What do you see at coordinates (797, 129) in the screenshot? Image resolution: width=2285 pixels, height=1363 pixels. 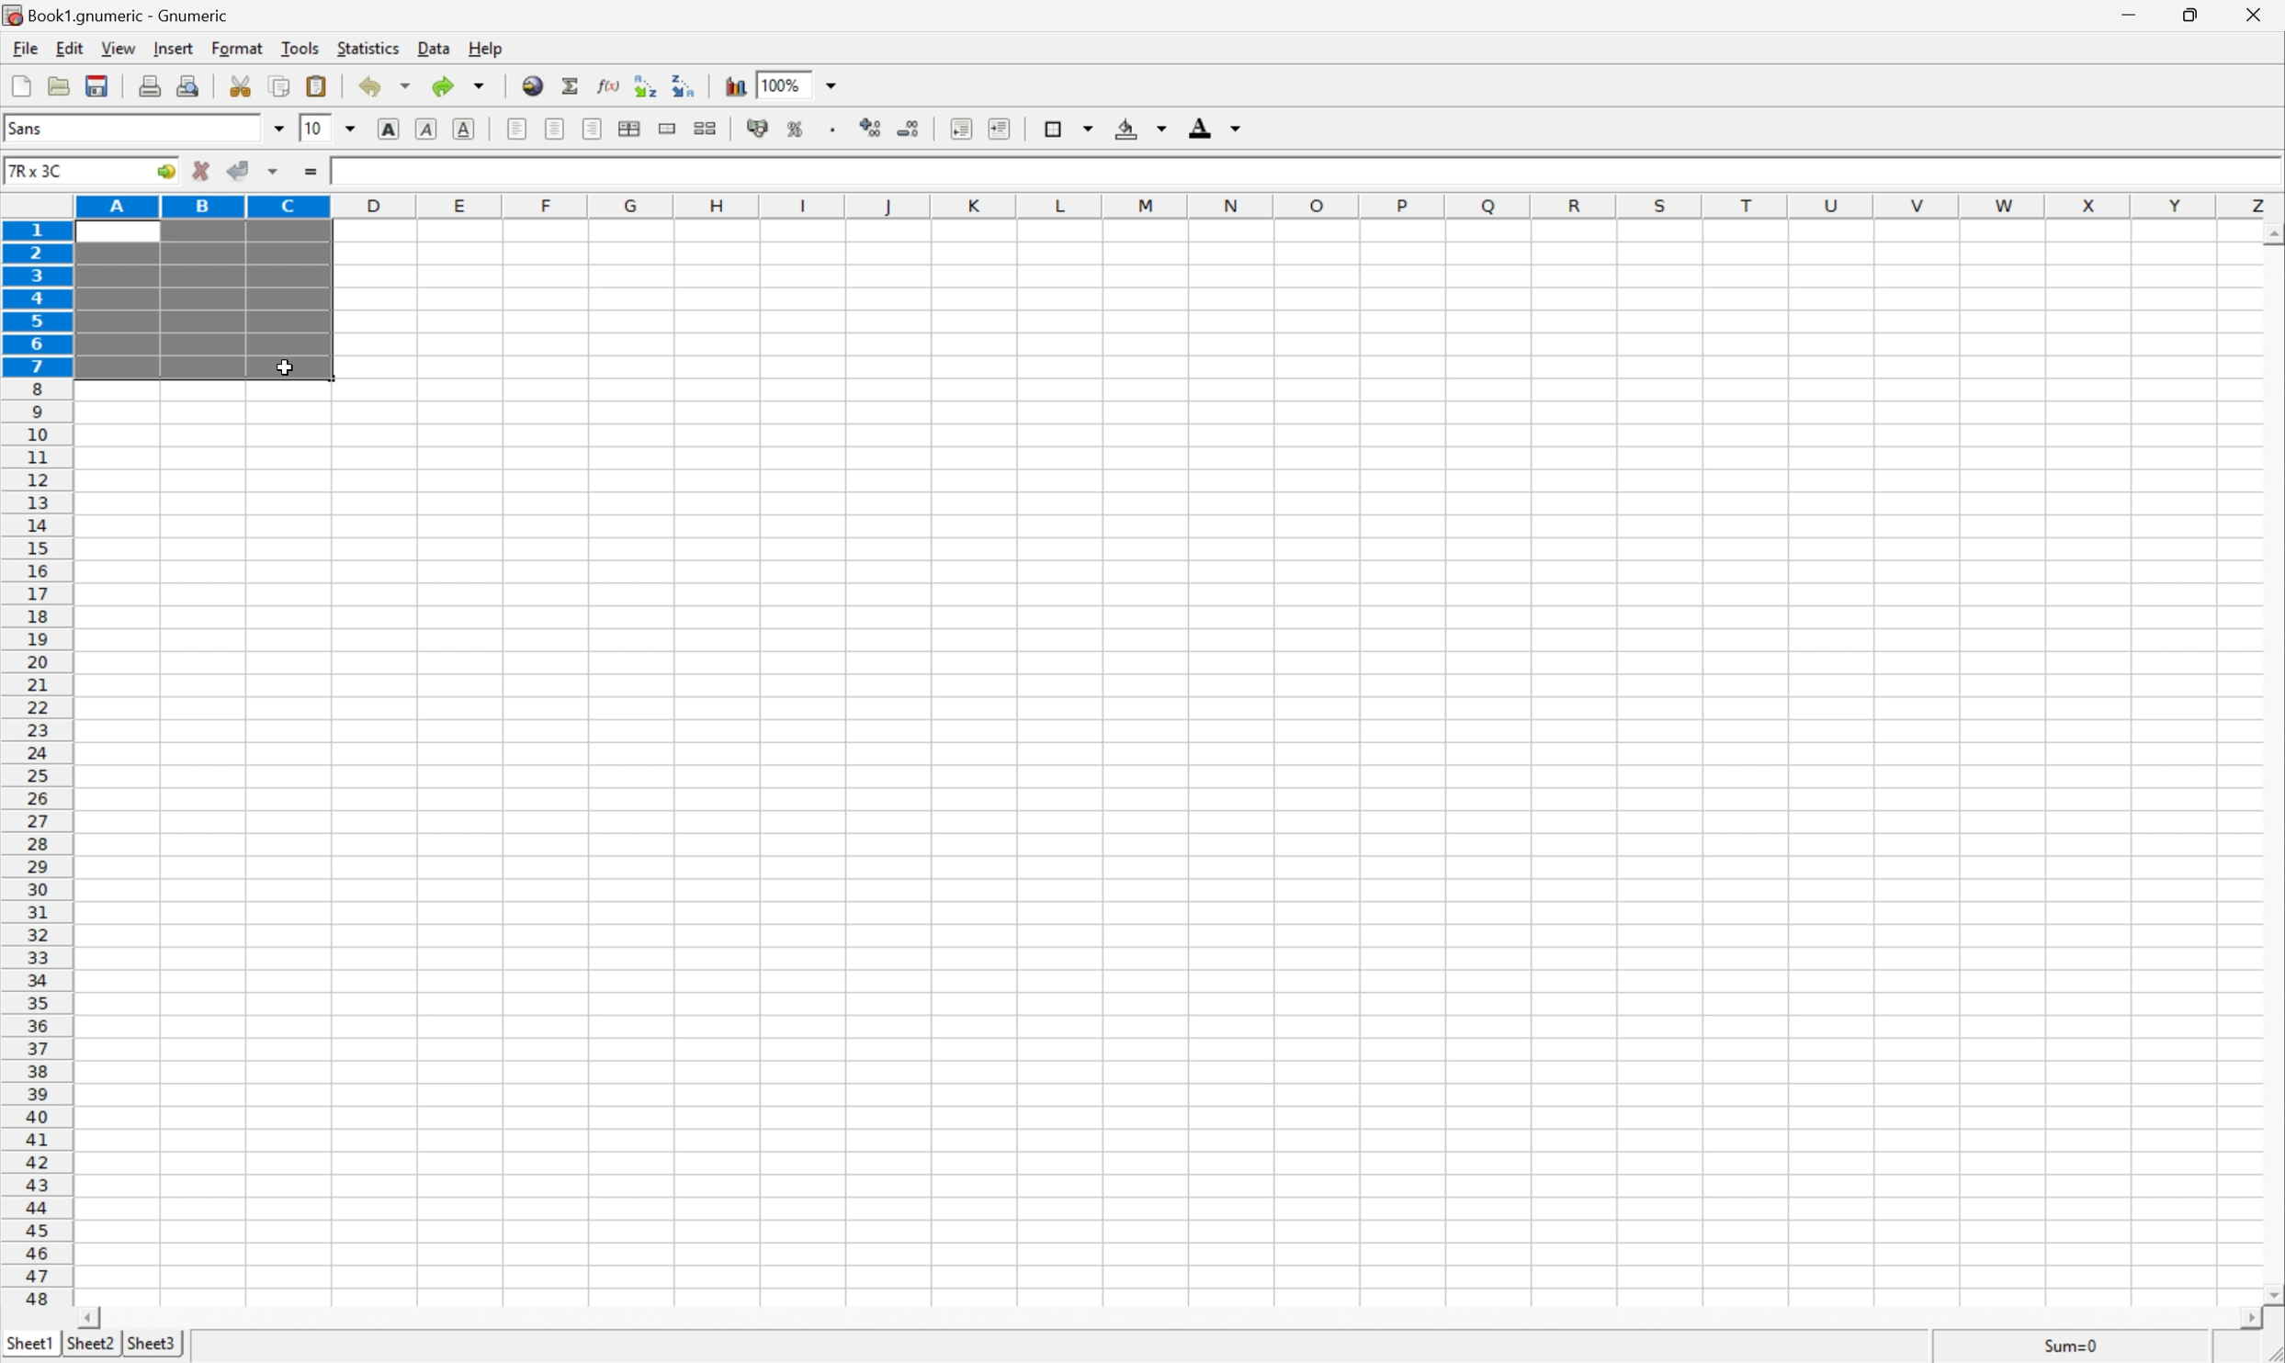 I see `format selection as percentage` at bounding box center [797, 129].